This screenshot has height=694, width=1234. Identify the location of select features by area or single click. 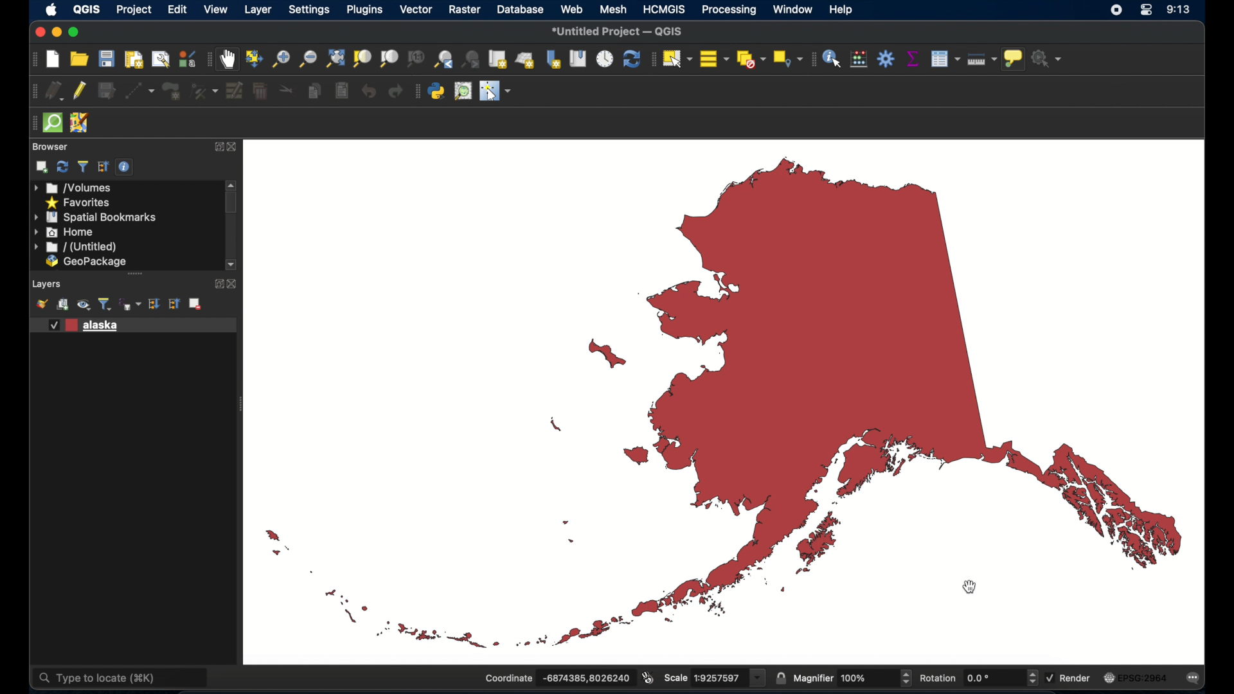
(678, 57).